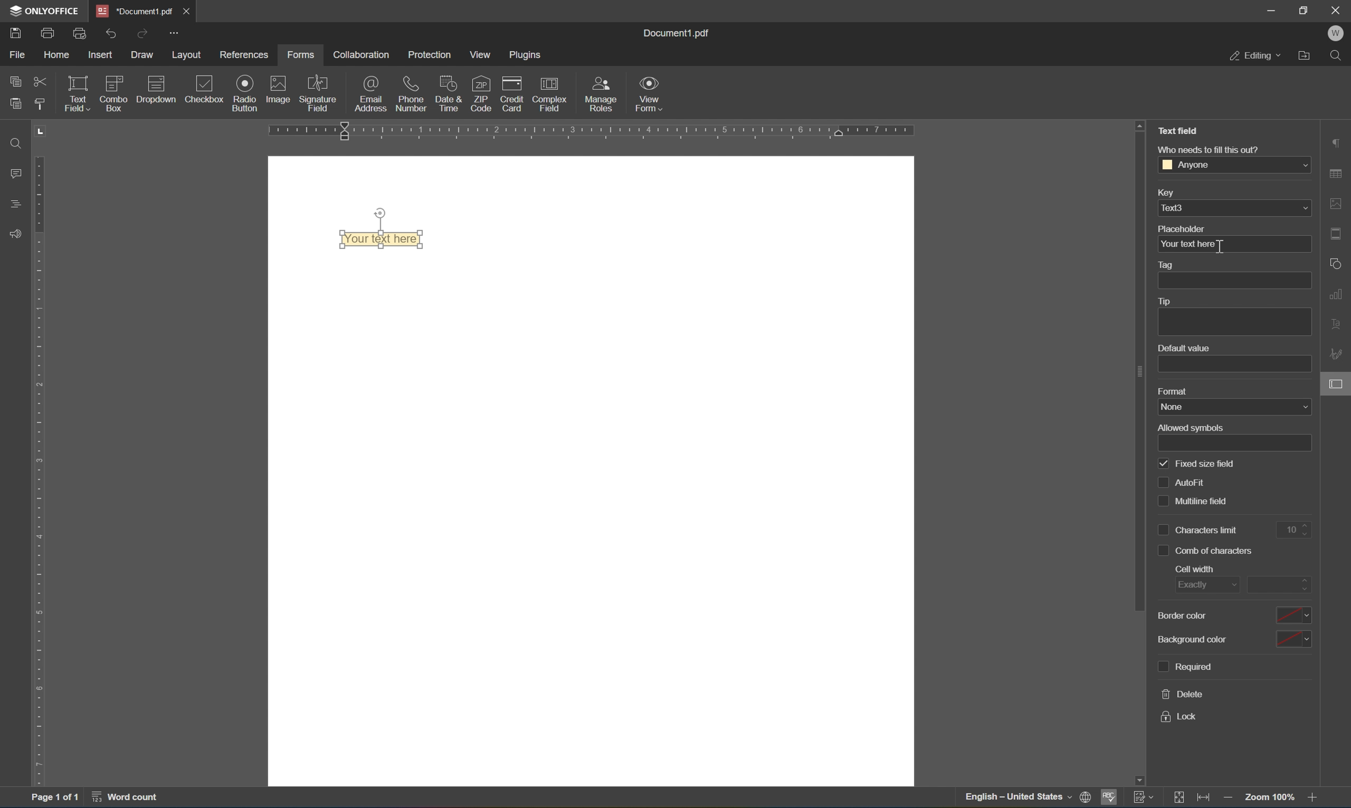 The width and height of the screenshot is (1351, 808). Describe the element at coordinates (40, 471) in the screenshot. I see `ruler` at that location.